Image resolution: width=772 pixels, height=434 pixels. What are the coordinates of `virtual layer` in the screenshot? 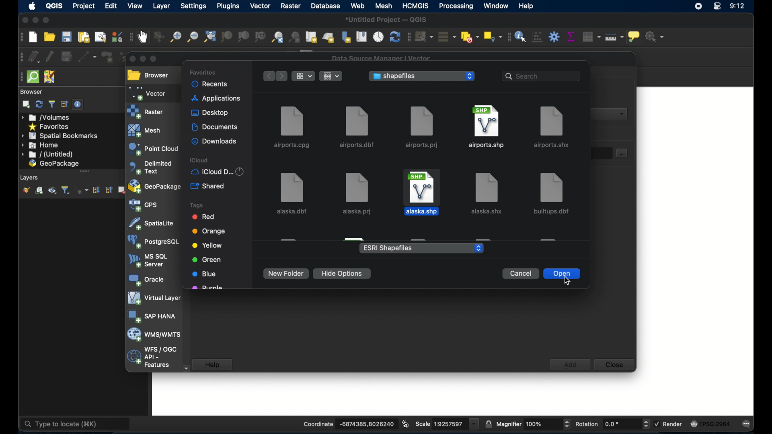 It's located at (153, 299).